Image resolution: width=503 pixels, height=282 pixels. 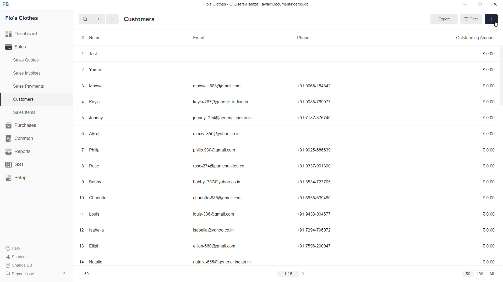 I want to click on 0.00, so click(x=488, y=245).